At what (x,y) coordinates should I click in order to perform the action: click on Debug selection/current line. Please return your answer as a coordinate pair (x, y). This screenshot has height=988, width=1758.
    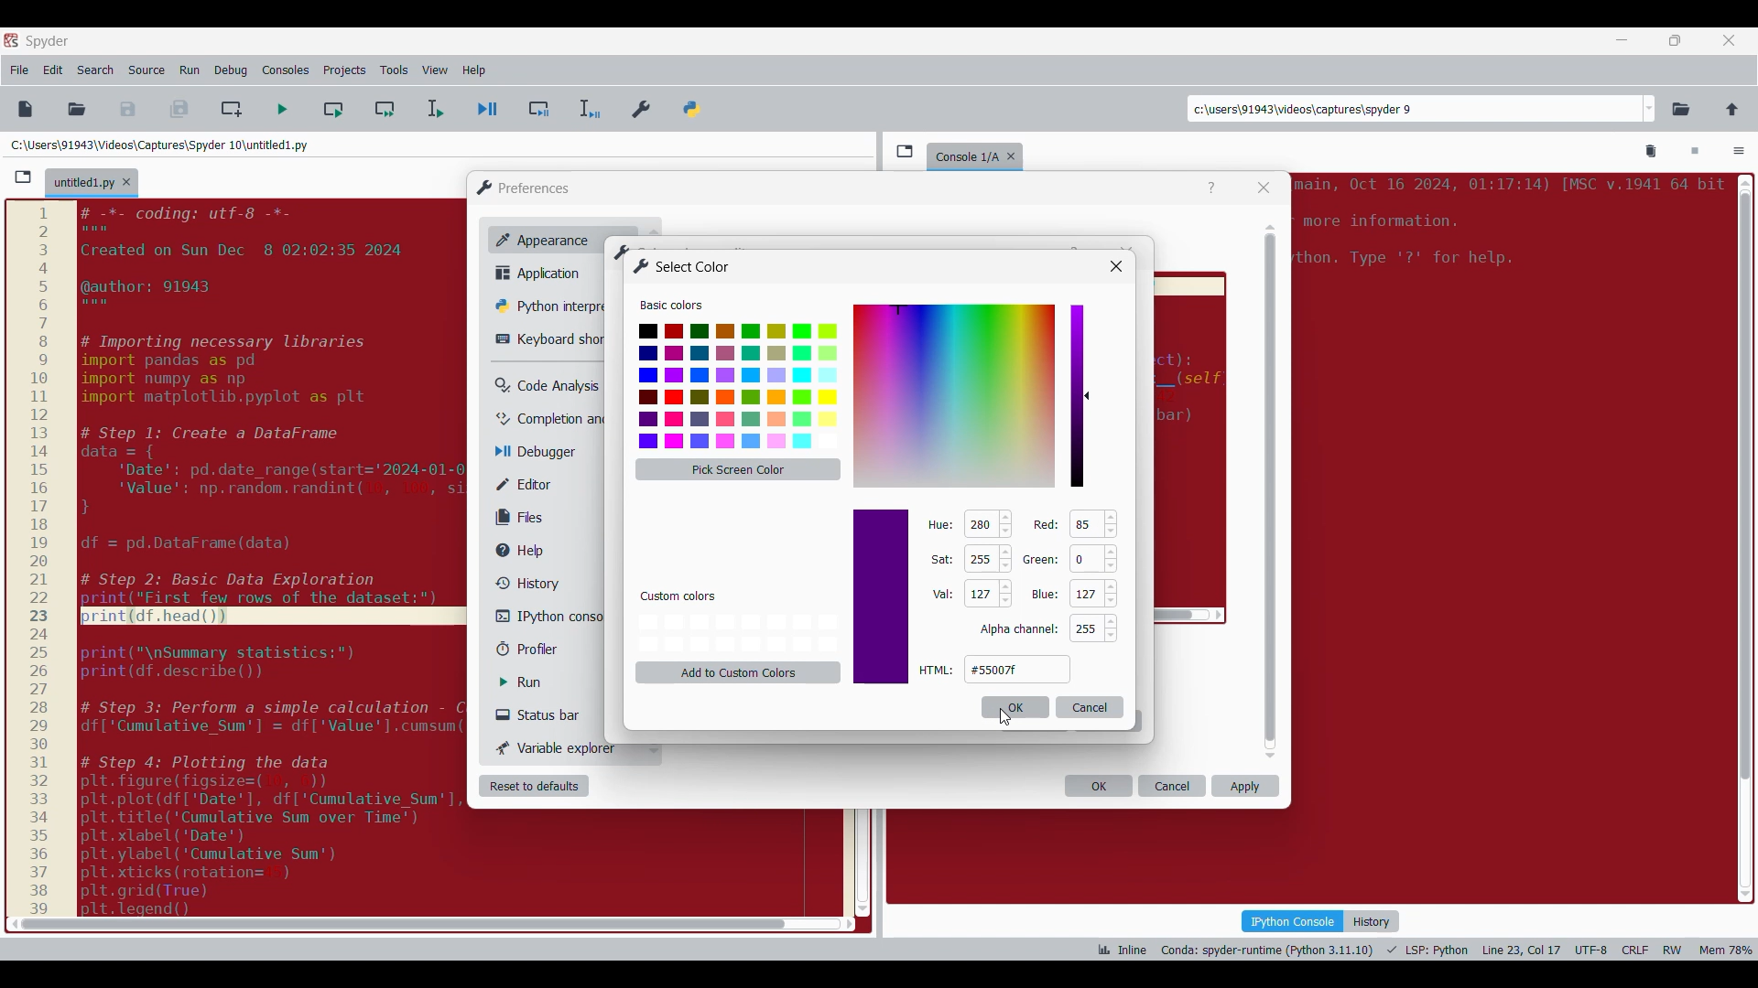
    Looking at the image, I should click on (588, 109).